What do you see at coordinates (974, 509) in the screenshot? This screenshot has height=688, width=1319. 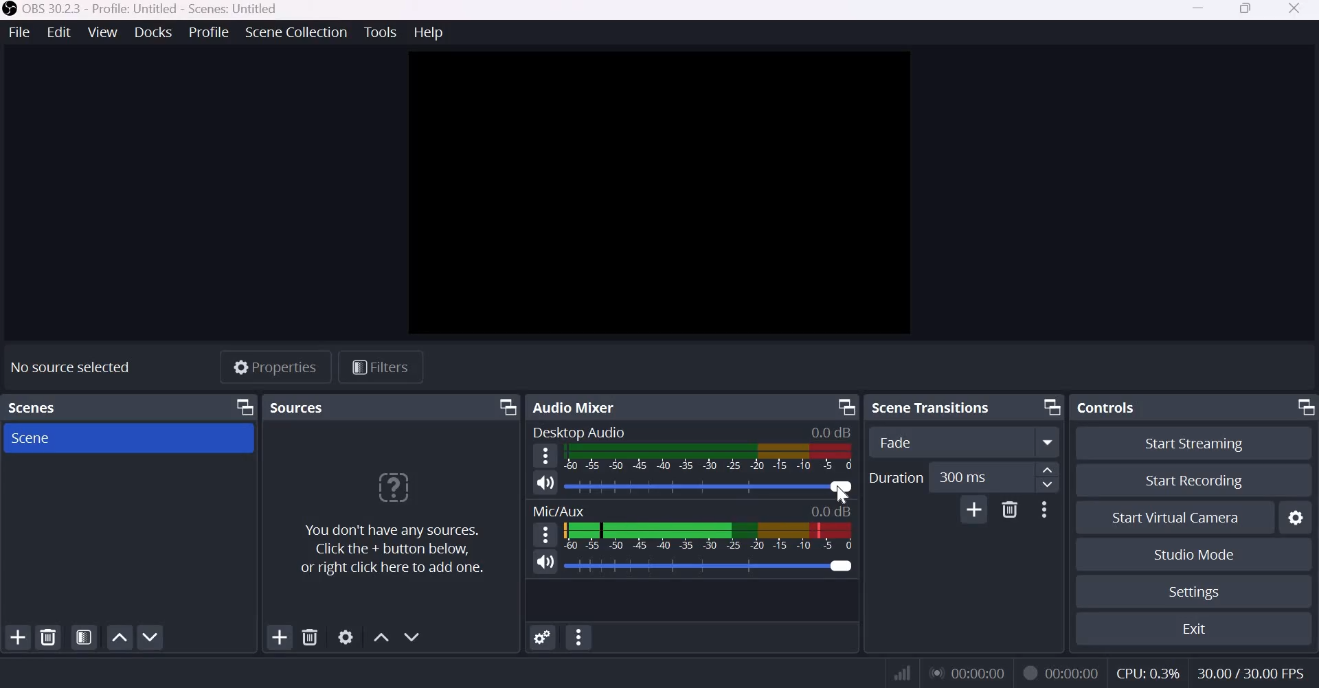 I see `Add Transition` at bounding box center [974, 509].